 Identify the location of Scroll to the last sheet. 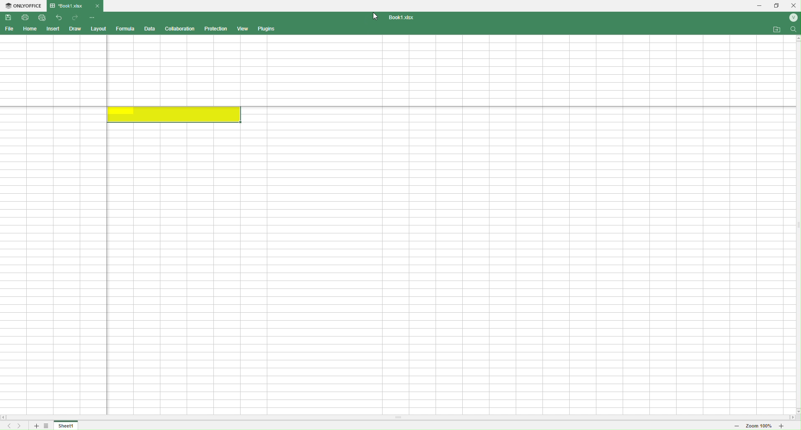
(20, 426).